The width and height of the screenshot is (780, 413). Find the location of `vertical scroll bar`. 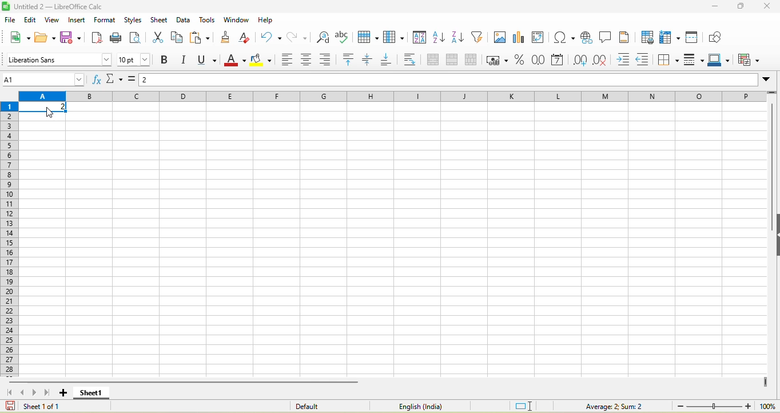

vertical scroll bar is located at coordinates (774, 157).